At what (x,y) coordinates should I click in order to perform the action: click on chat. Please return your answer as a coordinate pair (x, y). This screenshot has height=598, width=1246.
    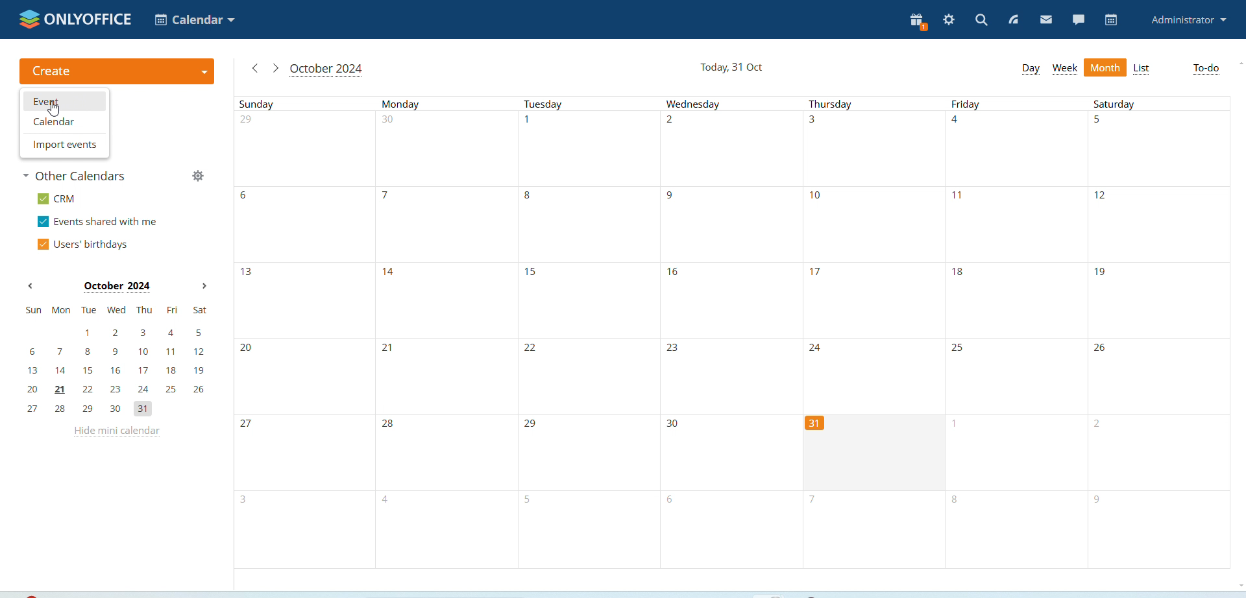
    Looking at the image, I should click on (1080, 18).